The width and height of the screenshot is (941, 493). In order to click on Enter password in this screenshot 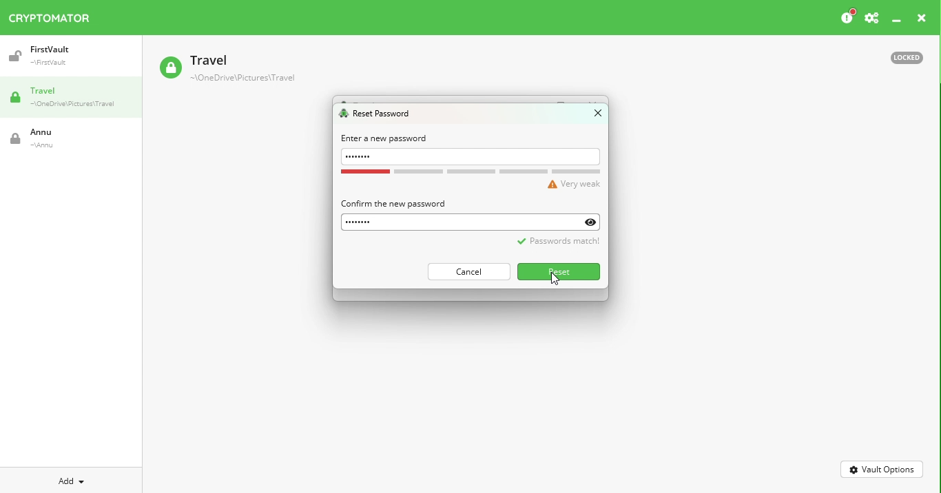, I will do `click(475, 221)`.